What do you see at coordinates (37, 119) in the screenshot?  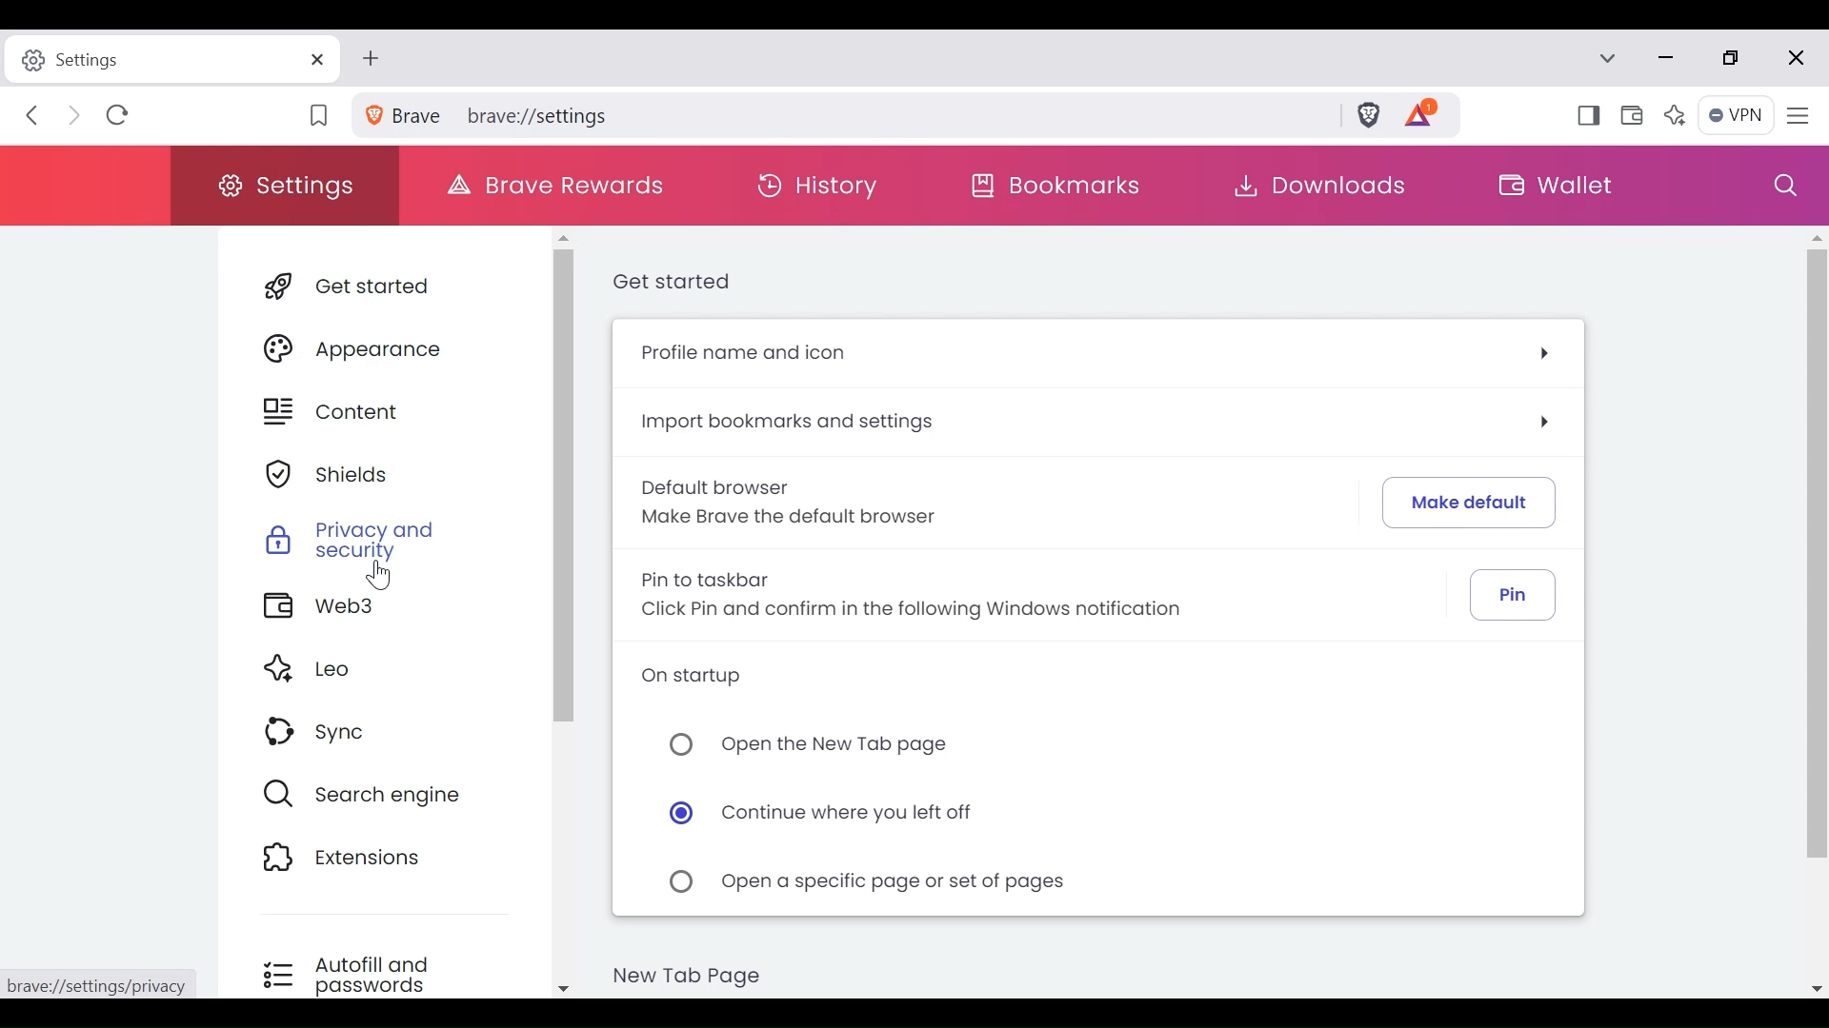 I see `Click to Go Back` at bounding box center [37, 119].